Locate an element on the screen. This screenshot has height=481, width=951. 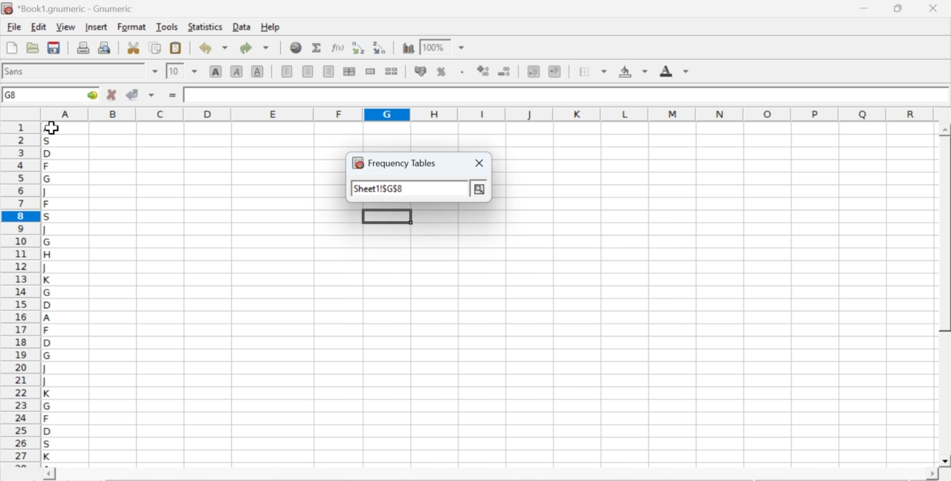
merge a range of cells is located at coordinates (371, 71).